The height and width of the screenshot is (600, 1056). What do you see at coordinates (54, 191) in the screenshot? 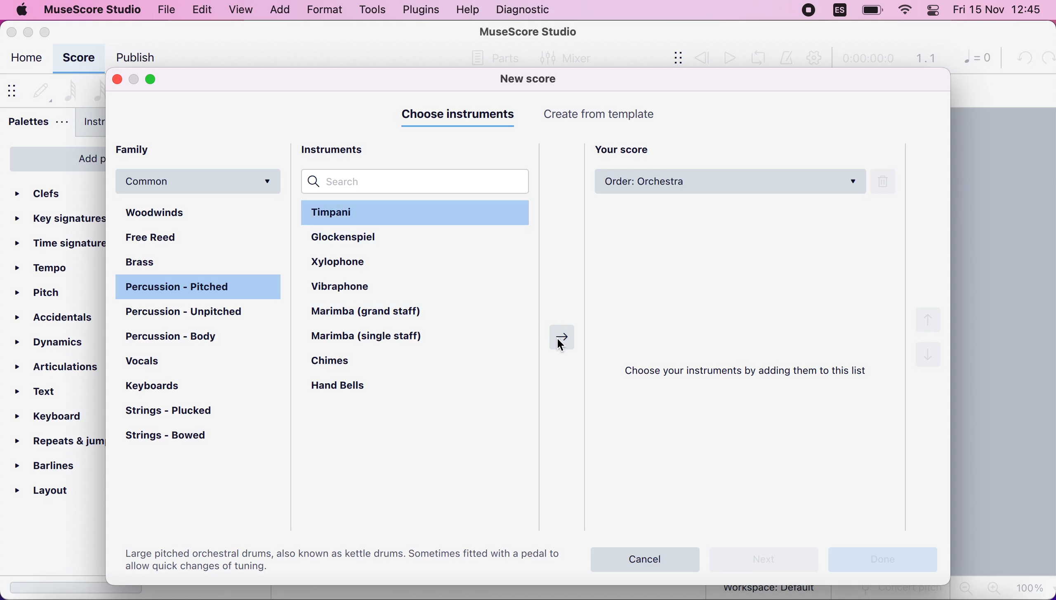
I see `clefs` at bounding box center [54, 191].